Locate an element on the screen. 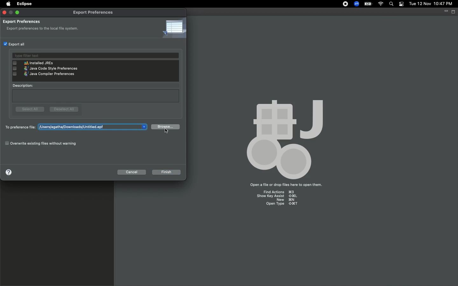 The width and height of the screenshot is (458, 286). Deselect all is located at coordinates (64, 109).